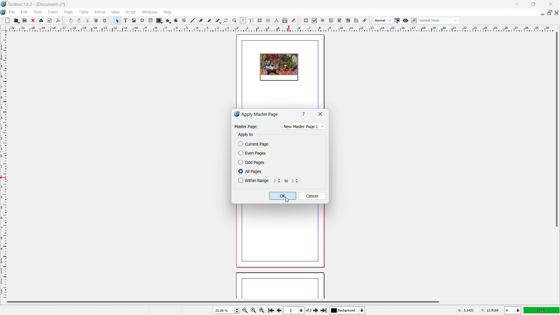 The width and height of the screenshot is (560, 315). Describe the element at coordinates (223, 302) in the screenshot. I see `horizontal scrollbar` at that location.